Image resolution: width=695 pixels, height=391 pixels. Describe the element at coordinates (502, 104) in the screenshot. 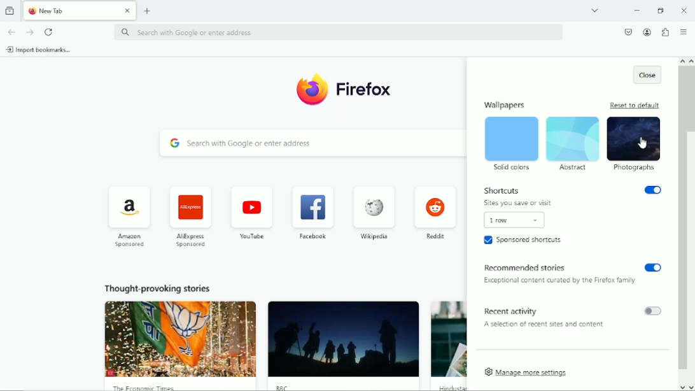

I see `wallpapers` at that location.